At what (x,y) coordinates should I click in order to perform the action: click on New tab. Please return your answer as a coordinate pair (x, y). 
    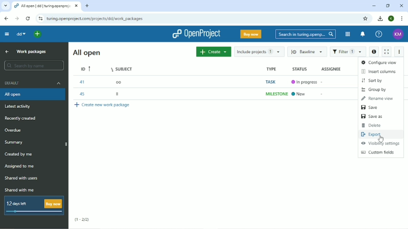
    Looking at the image, I should click on (87, 6).